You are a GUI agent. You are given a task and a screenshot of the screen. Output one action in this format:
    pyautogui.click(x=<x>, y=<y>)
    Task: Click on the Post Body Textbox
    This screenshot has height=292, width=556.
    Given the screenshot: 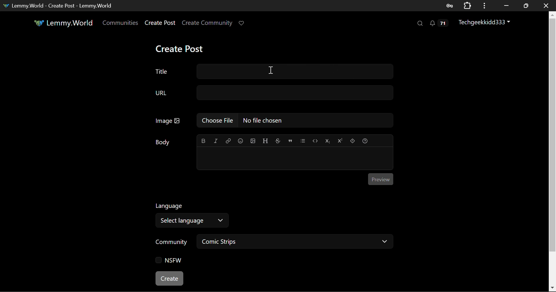 What is the action you would take?
    pyautogui.click(x=295, y=158)
    